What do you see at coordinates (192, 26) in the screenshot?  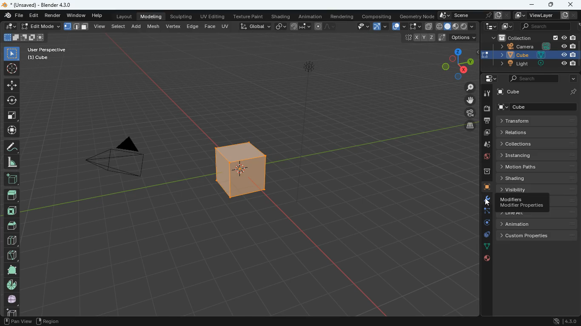 I see `edge` at bounding box center [192, 26].